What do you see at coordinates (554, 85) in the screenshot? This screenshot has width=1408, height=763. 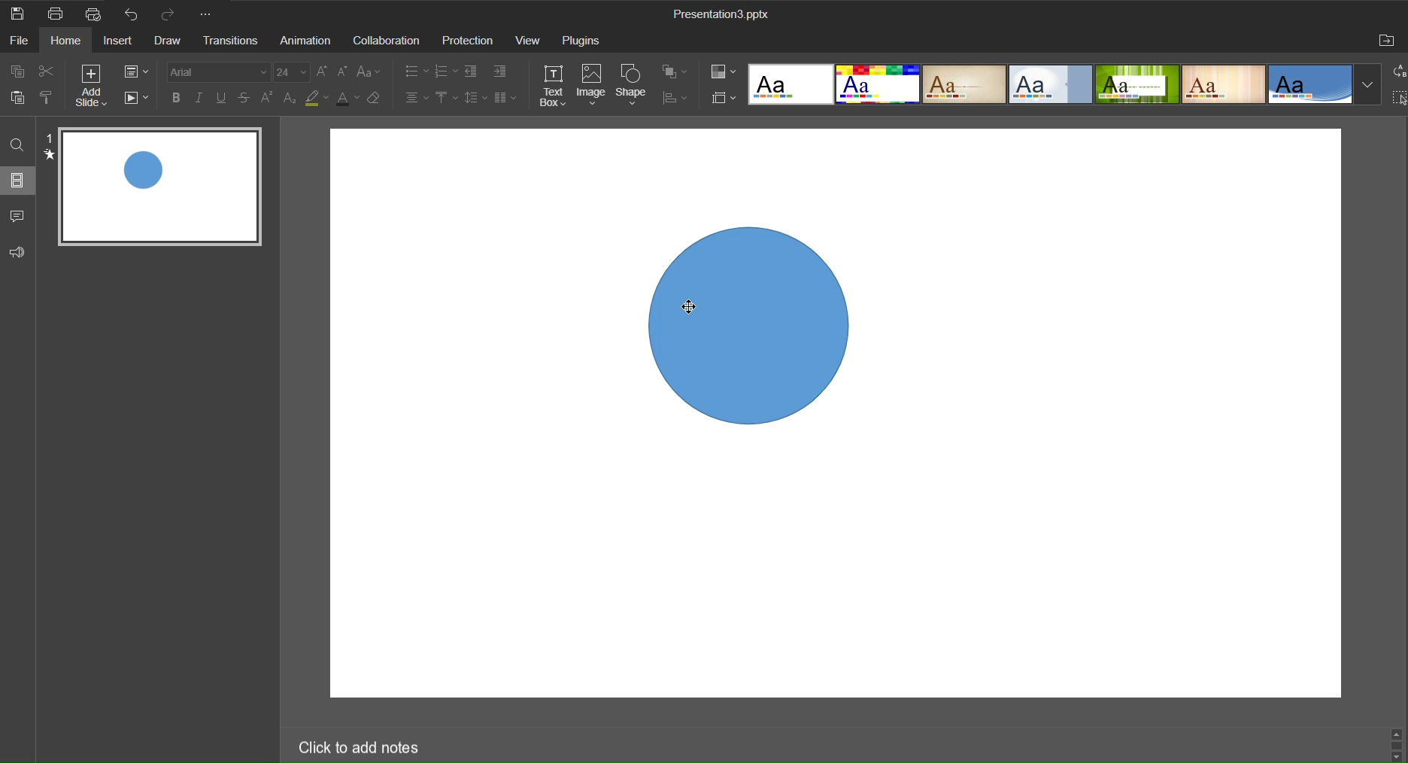 I see `Text Box` at bounding box center [554, 85].